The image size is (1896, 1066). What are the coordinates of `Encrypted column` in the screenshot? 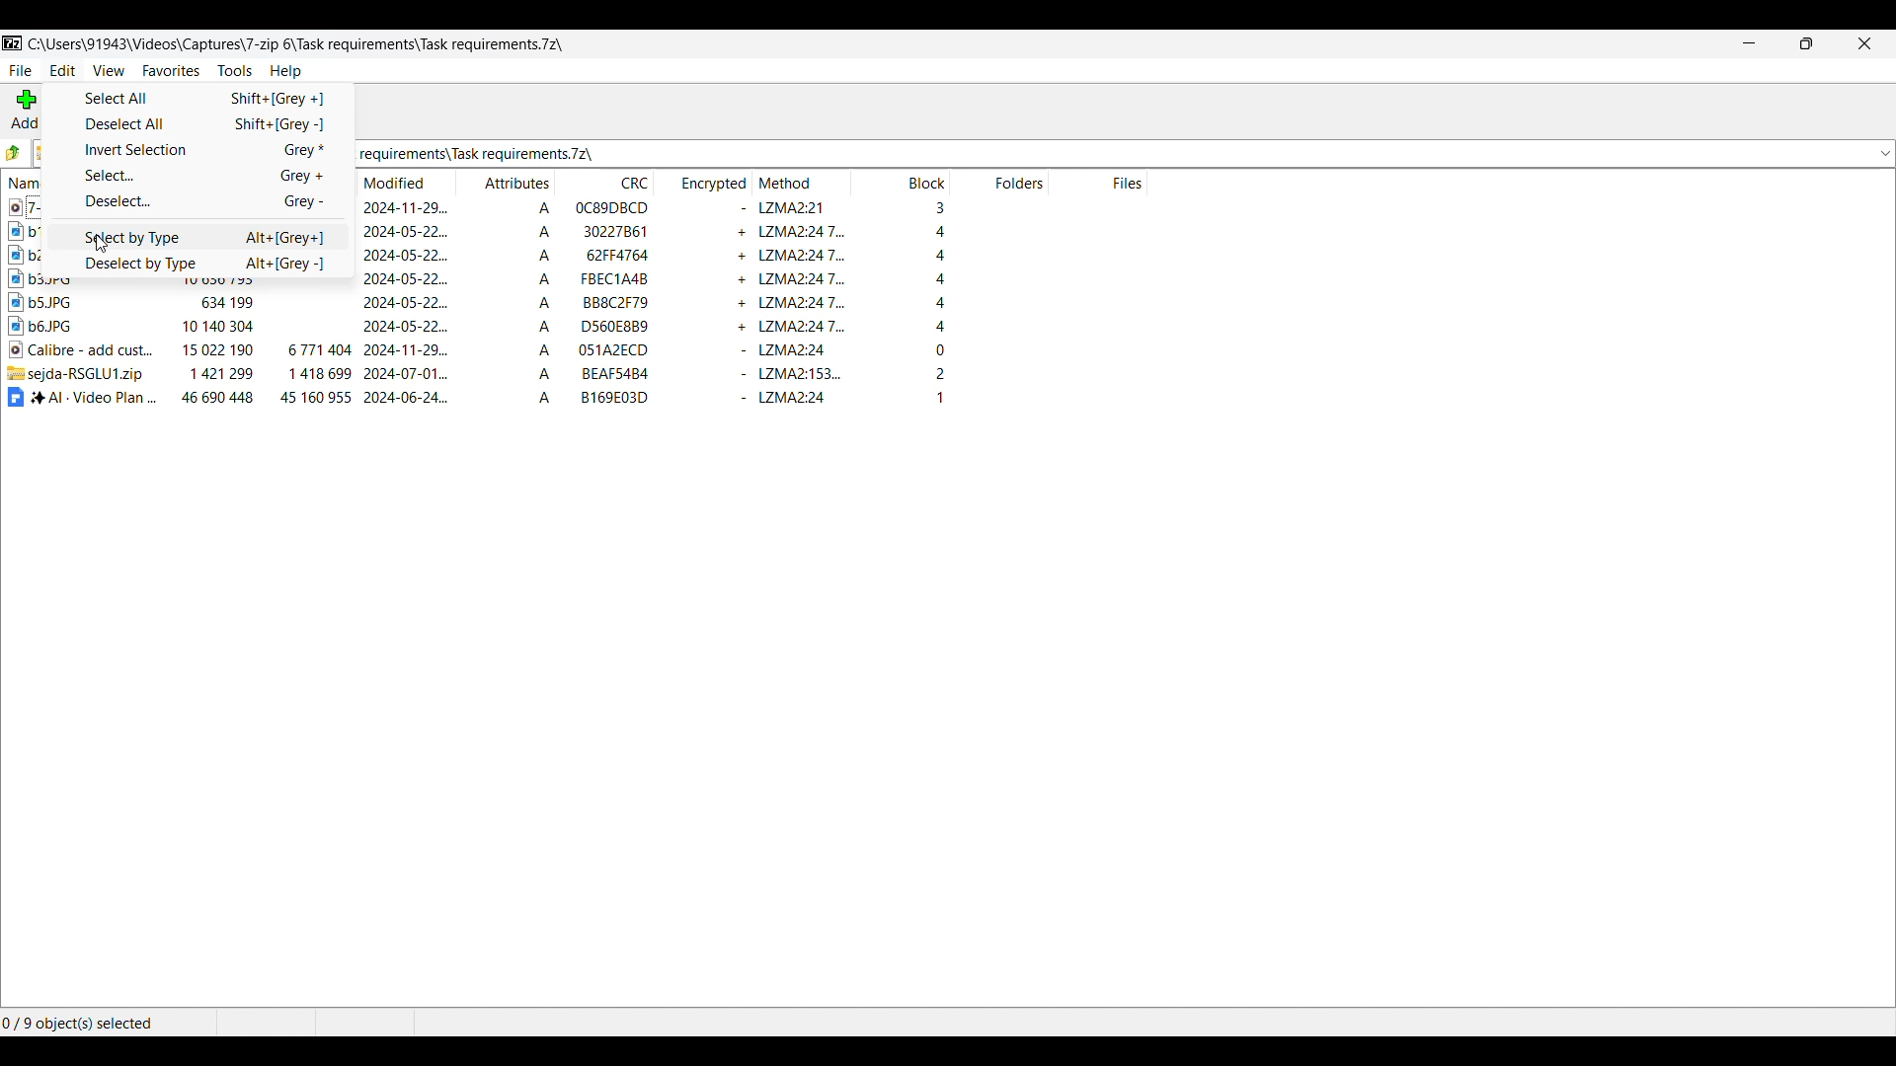 It's located at (703, 181).